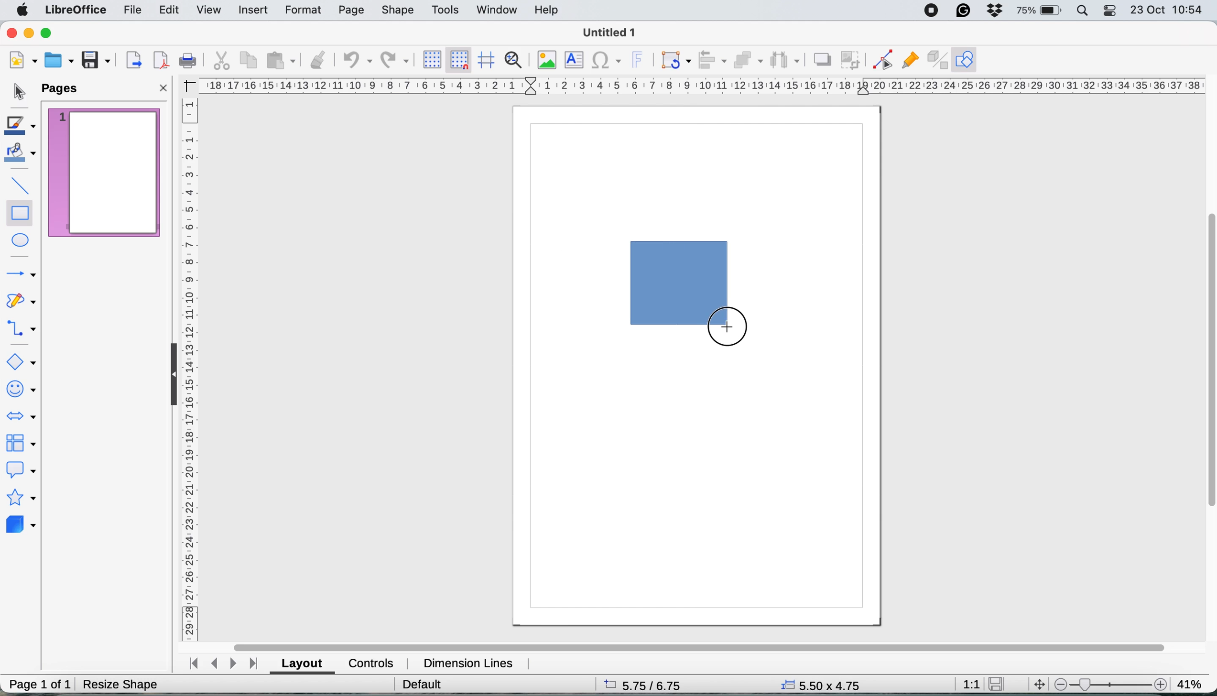  Describe the element at coordinates (28, 32) in the screenshot. I see `minimise` at that location.